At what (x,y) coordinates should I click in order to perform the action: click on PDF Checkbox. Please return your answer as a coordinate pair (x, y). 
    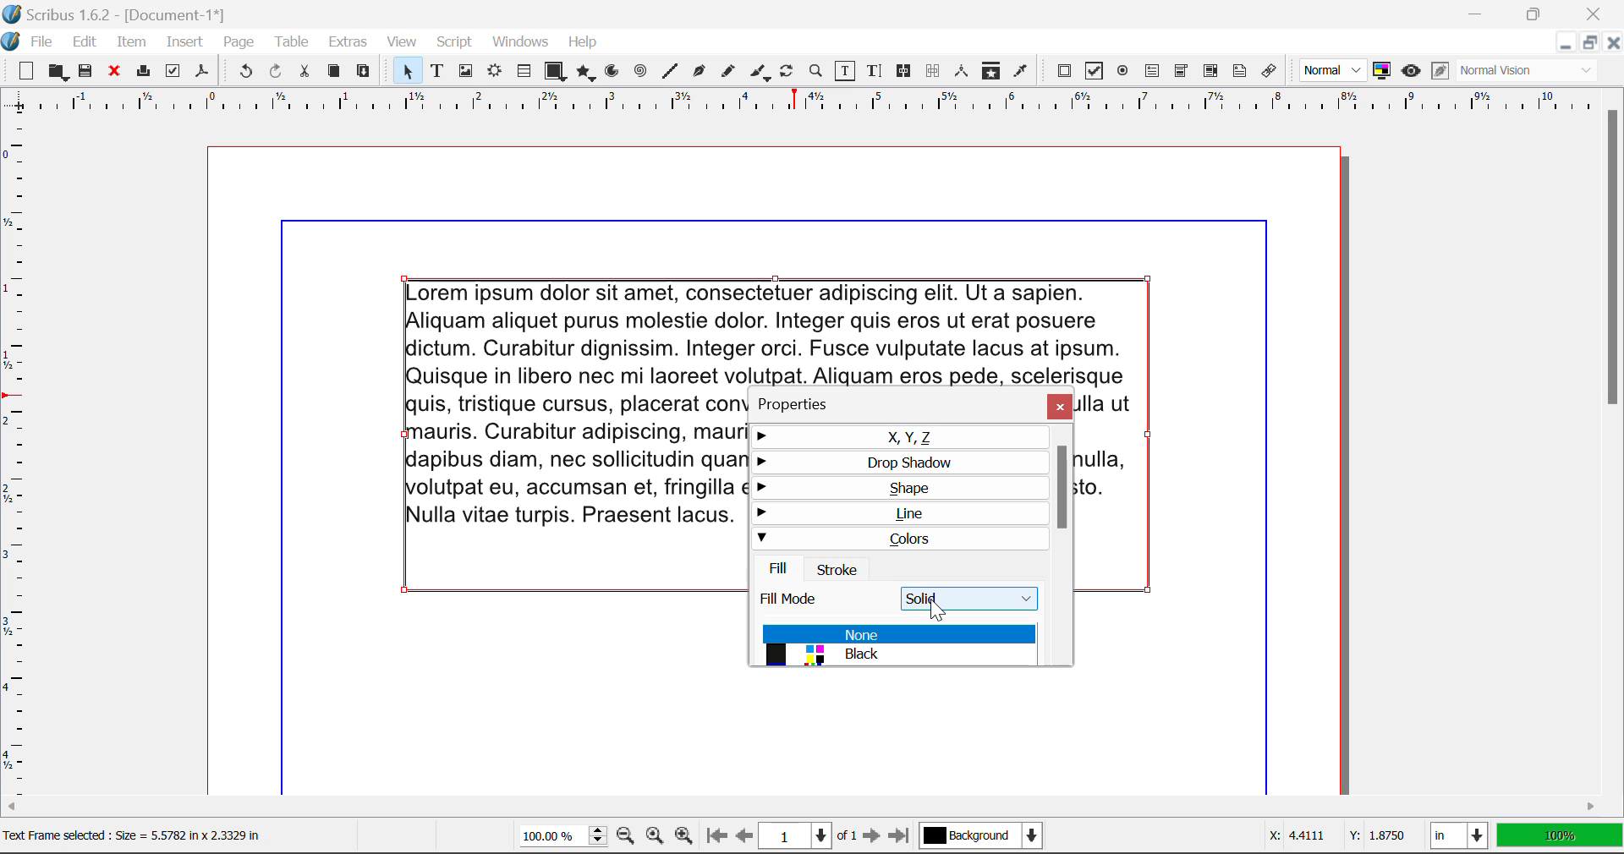
    Looking at the image, I should click on (1093, 71).